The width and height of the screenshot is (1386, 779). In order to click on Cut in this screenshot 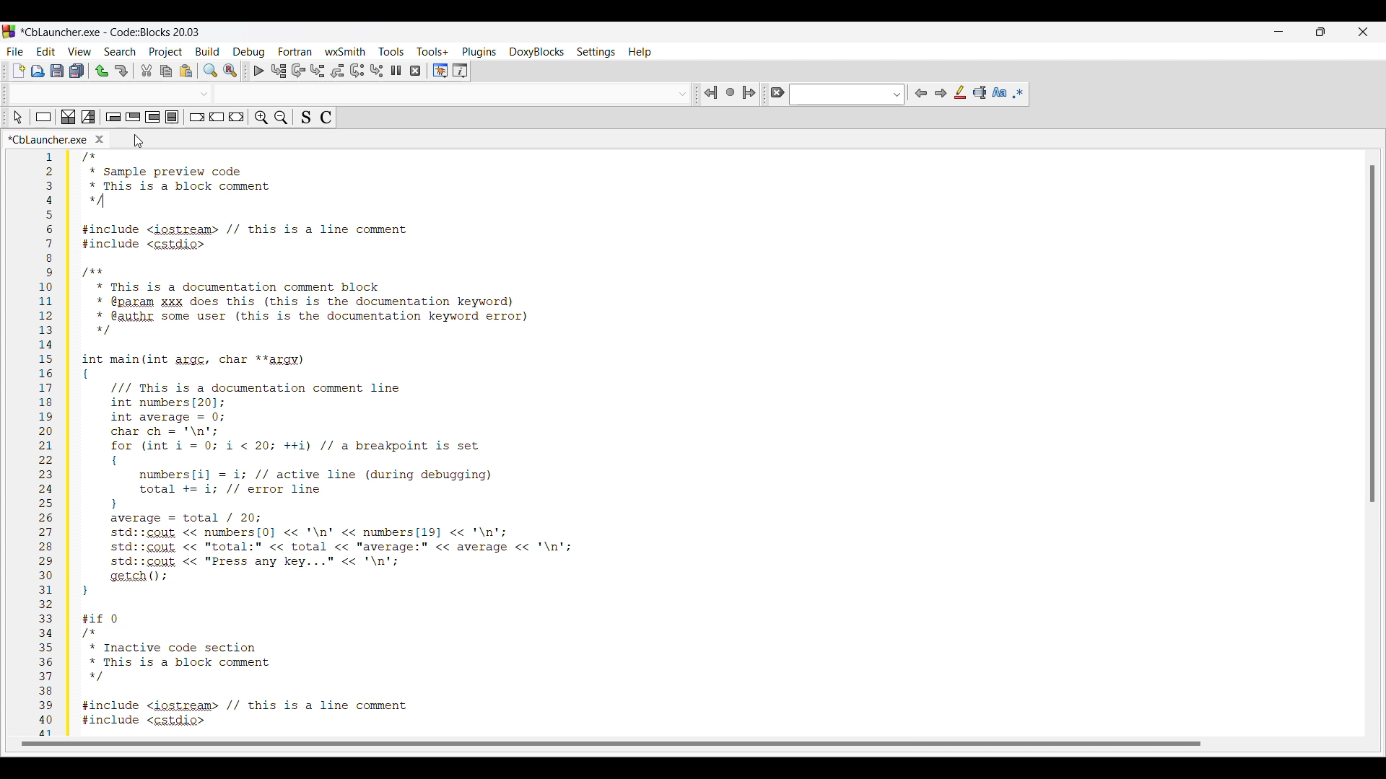, I will do `click(147, 70)`.